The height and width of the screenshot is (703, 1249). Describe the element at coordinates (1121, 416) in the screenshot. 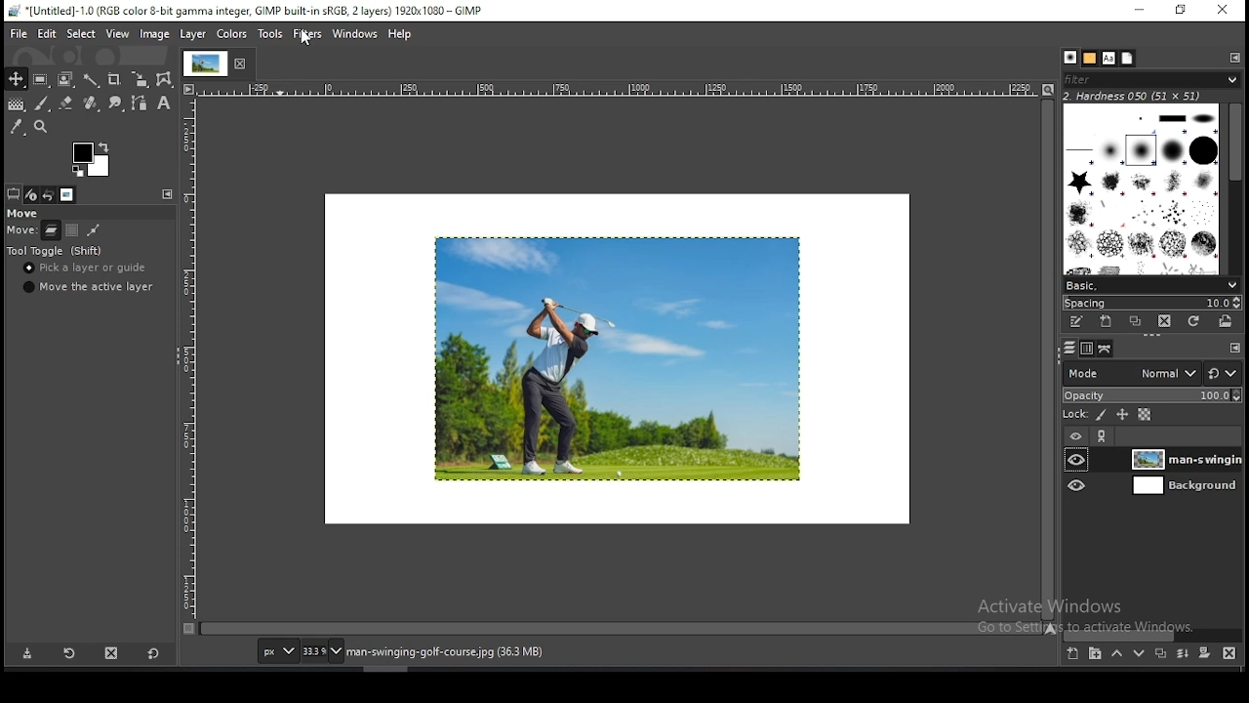

I see `lock position and size` at that location.